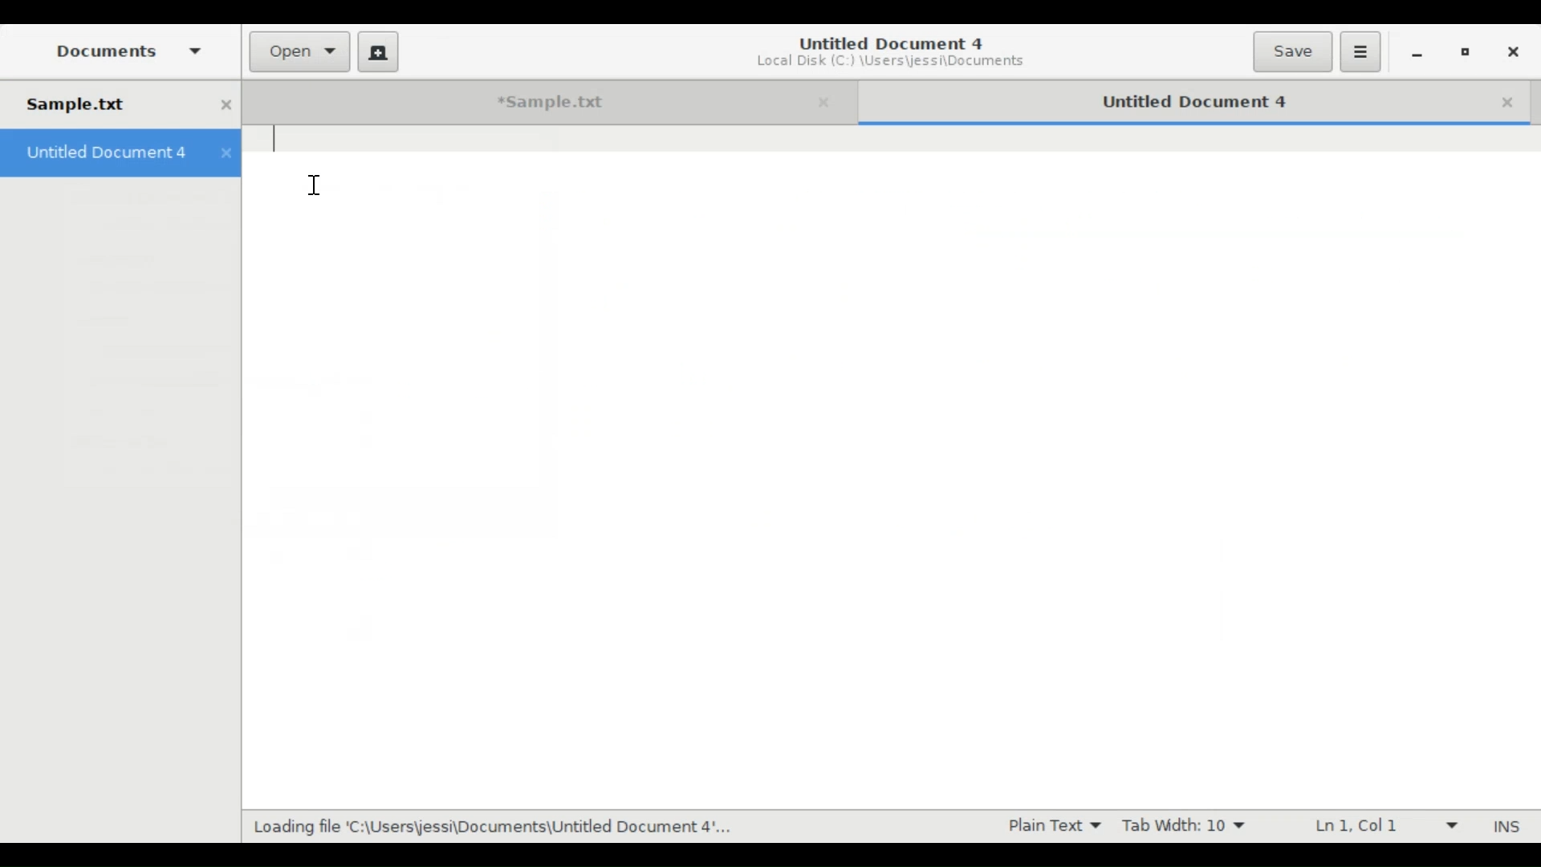  I want to click on Close, so click(826, 101).